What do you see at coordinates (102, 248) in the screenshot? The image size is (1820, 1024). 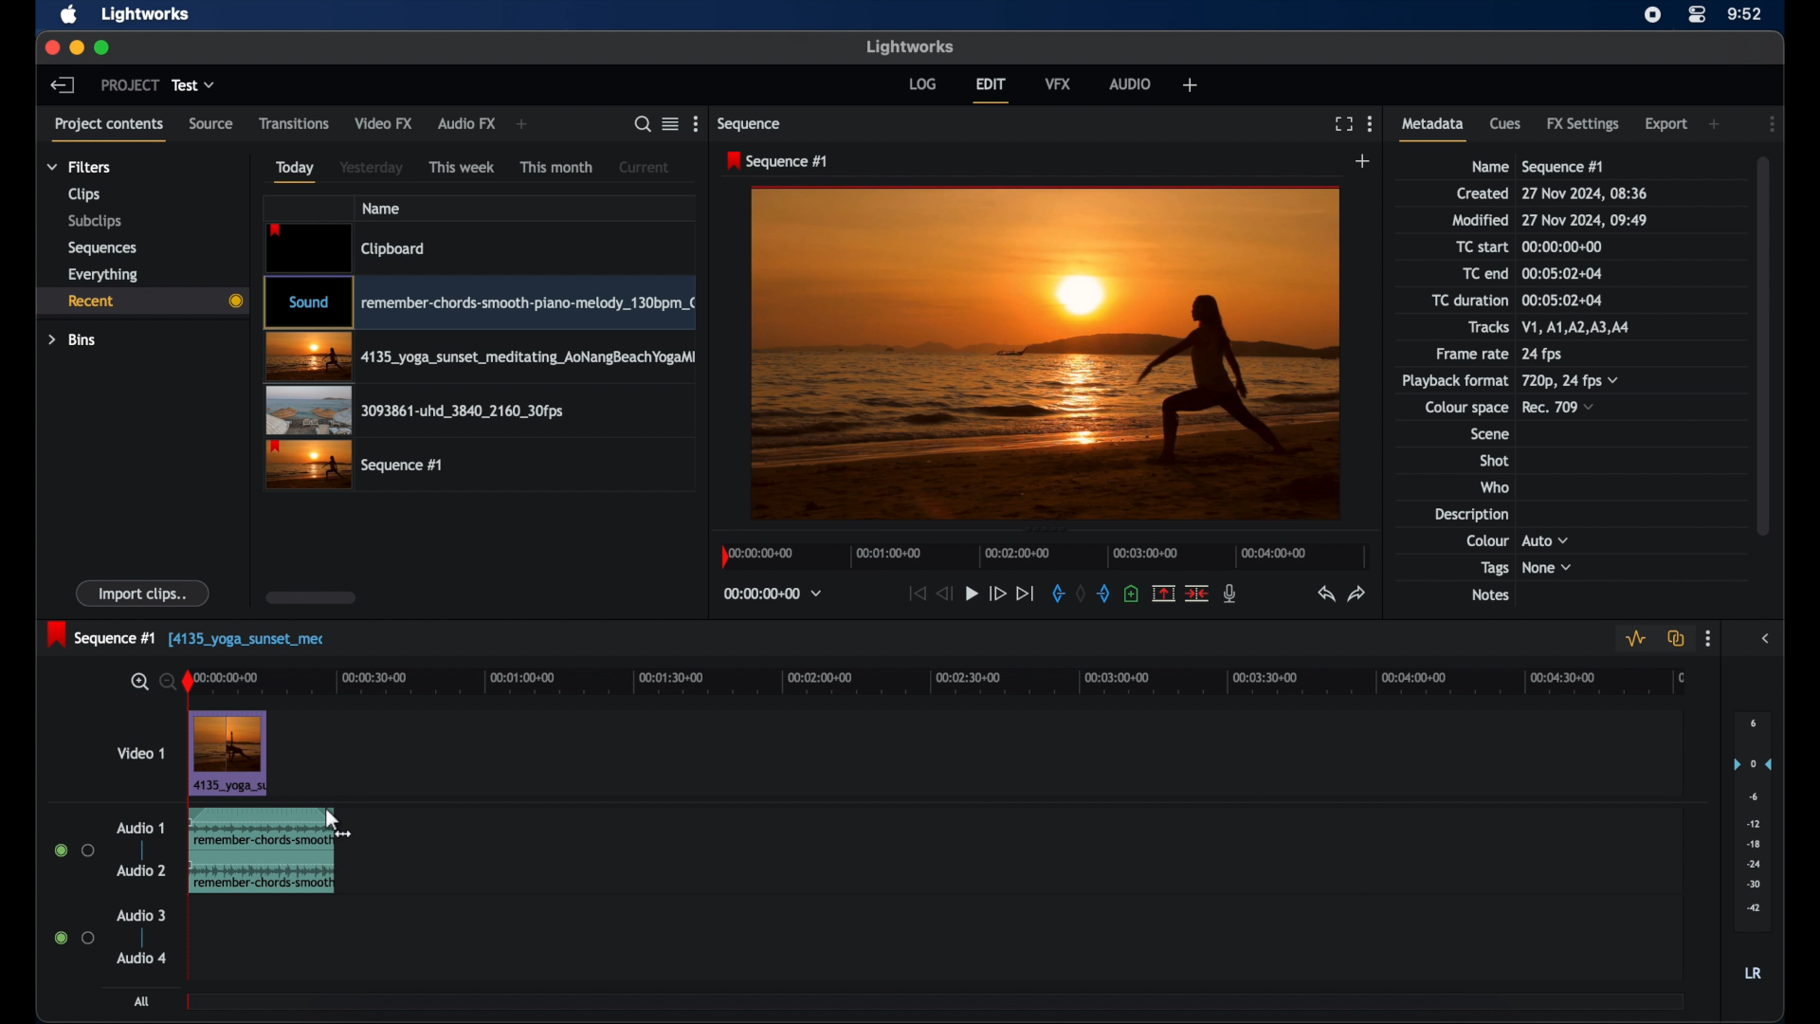 I see `sequences` at bounding box center [102, 248].